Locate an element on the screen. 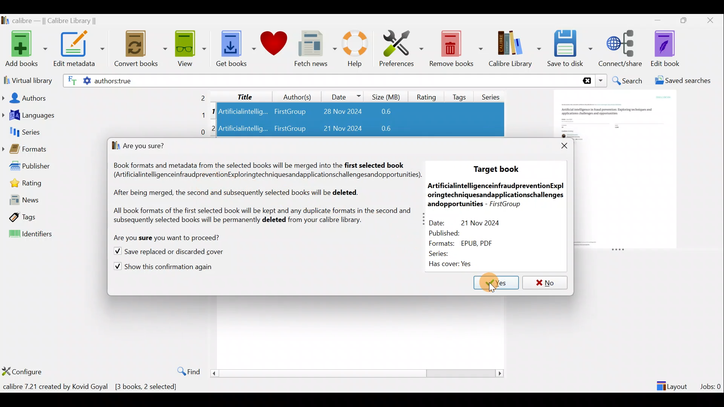 The width and height of the screenshot is (724, 407). Rating is located at coordinates (53, 186).